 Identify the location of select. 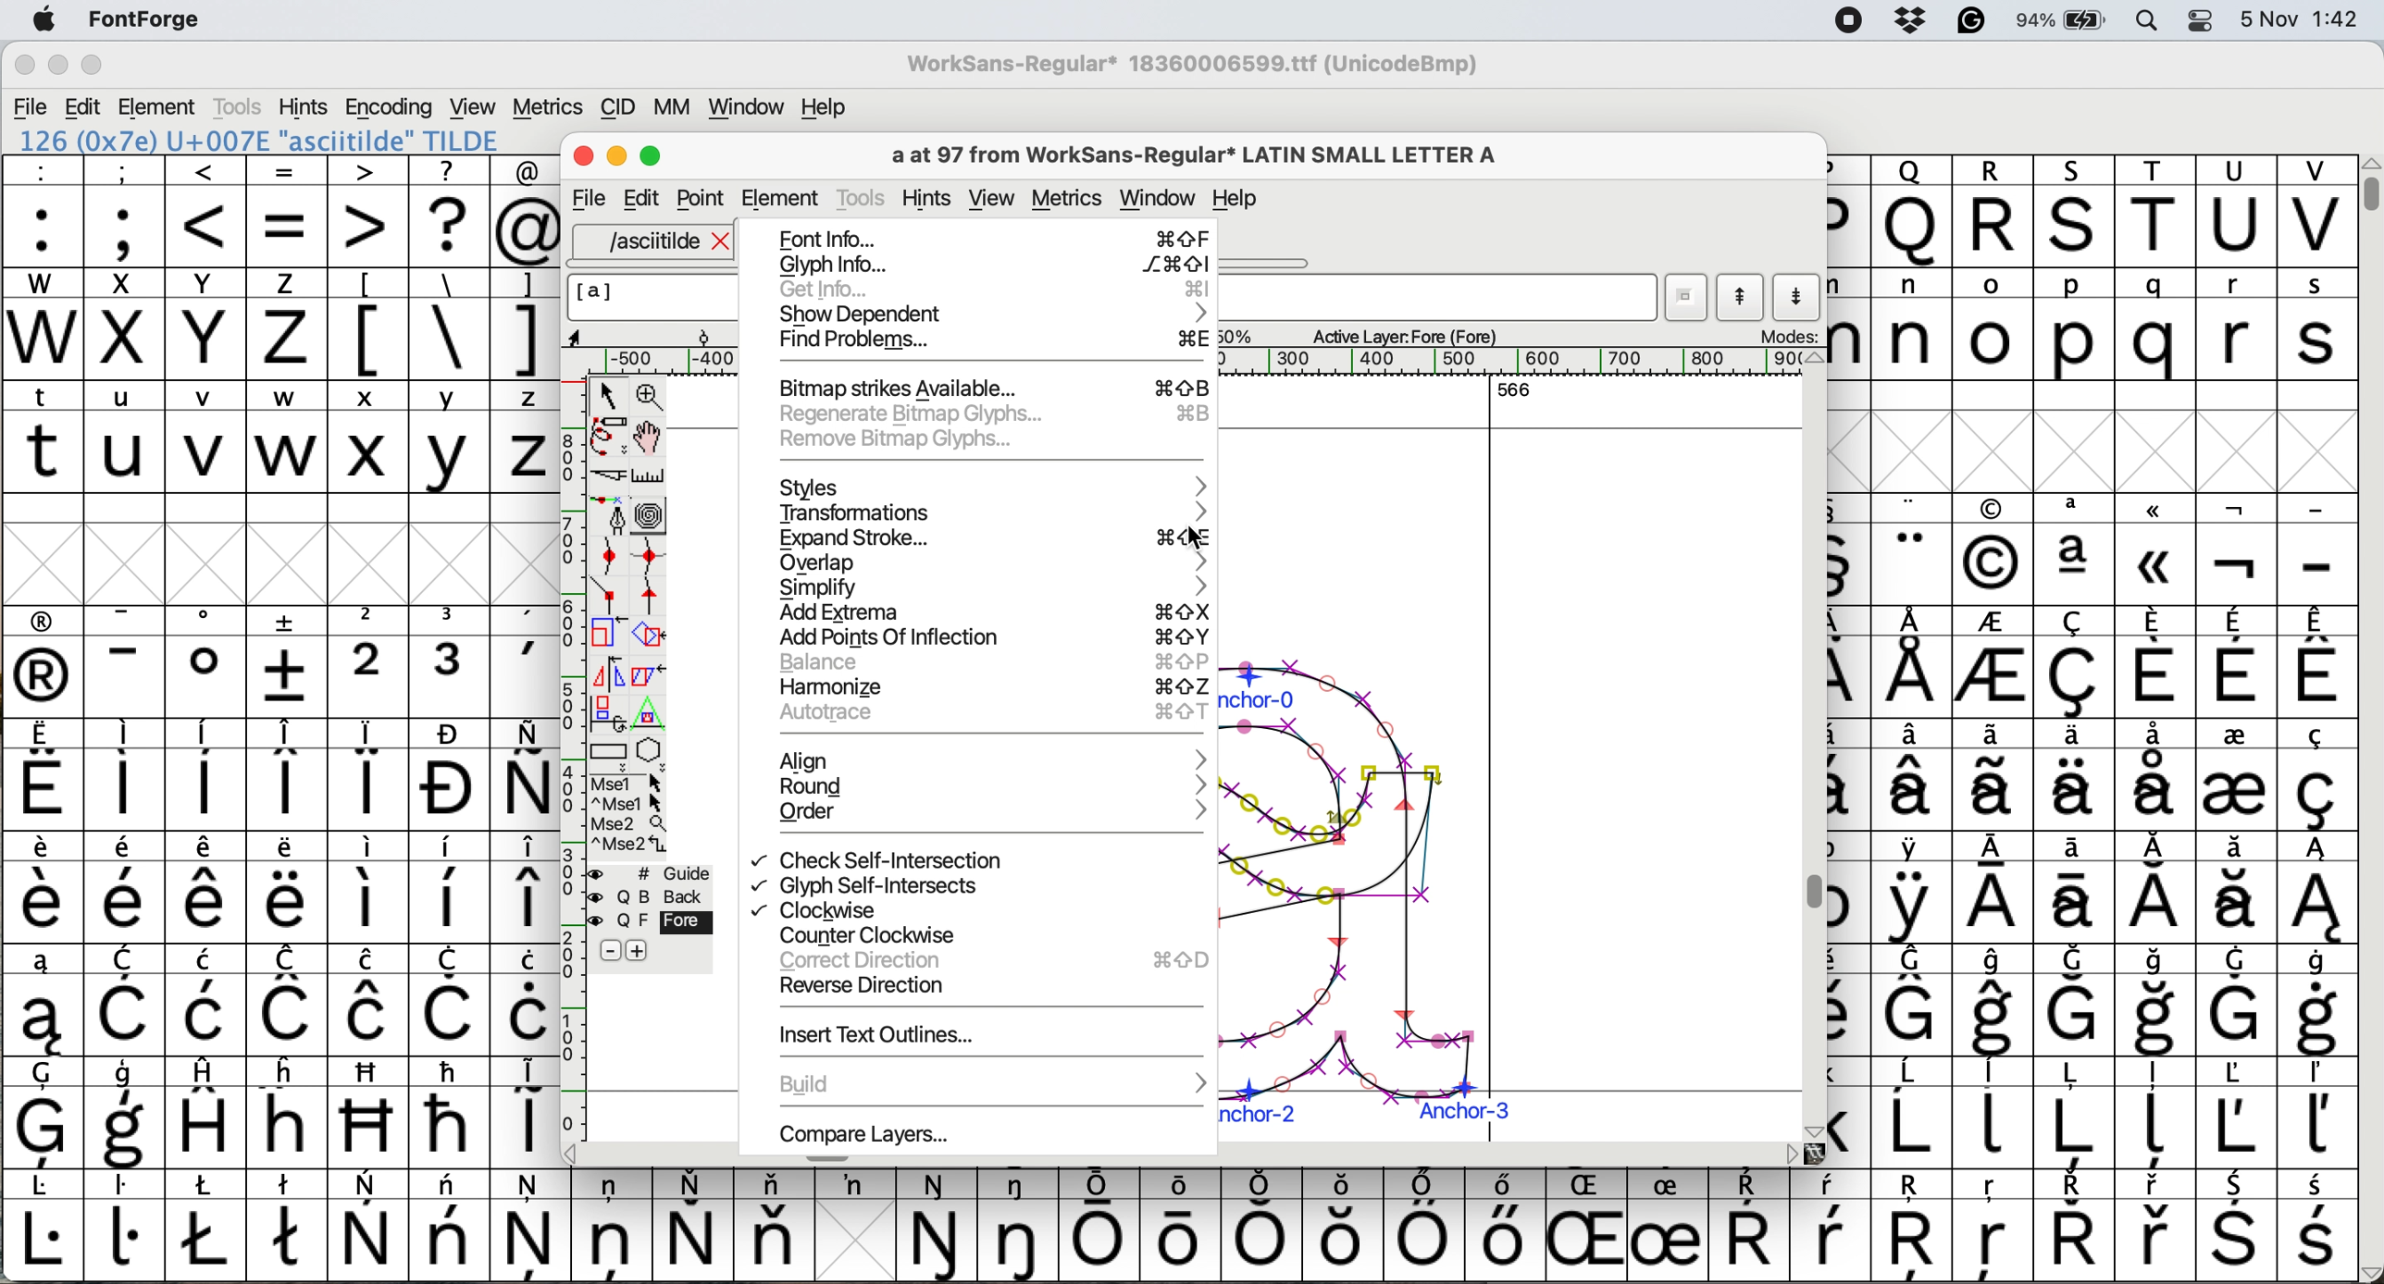
(610, 392).